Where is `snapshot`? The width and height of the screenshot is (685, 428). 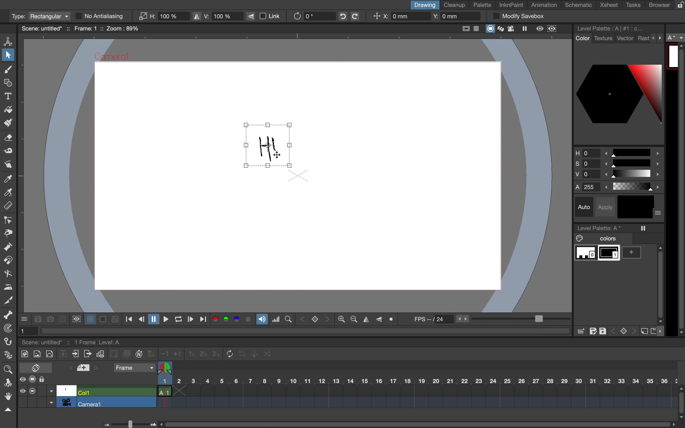 snapshot is located at coordinates (49, 319).